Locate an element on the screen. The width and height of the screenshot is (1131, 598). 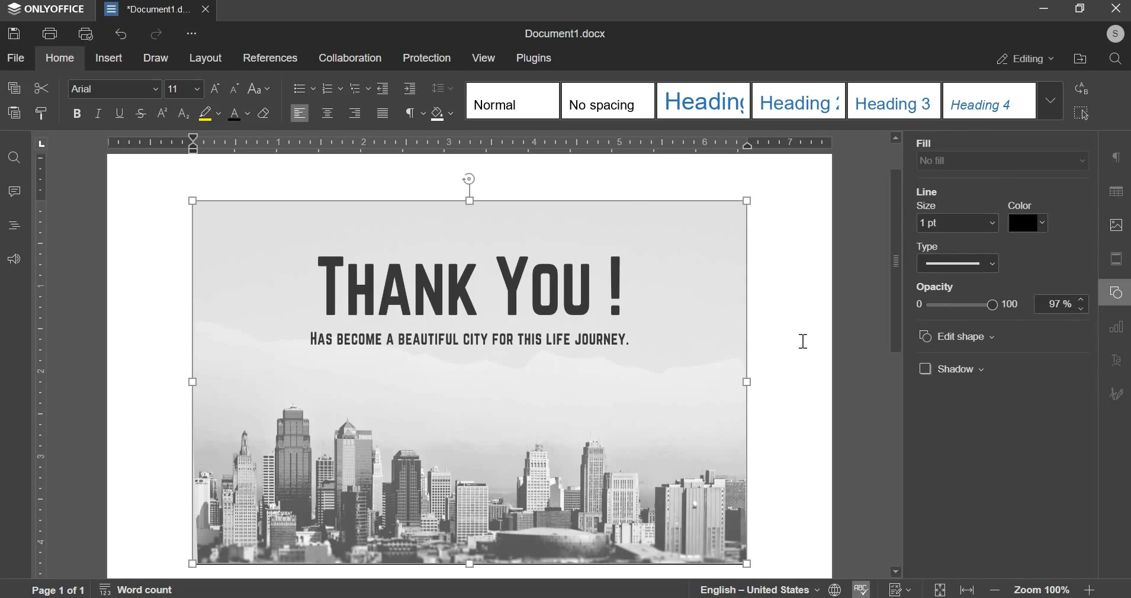
align center is located at coordinates (327, 112).